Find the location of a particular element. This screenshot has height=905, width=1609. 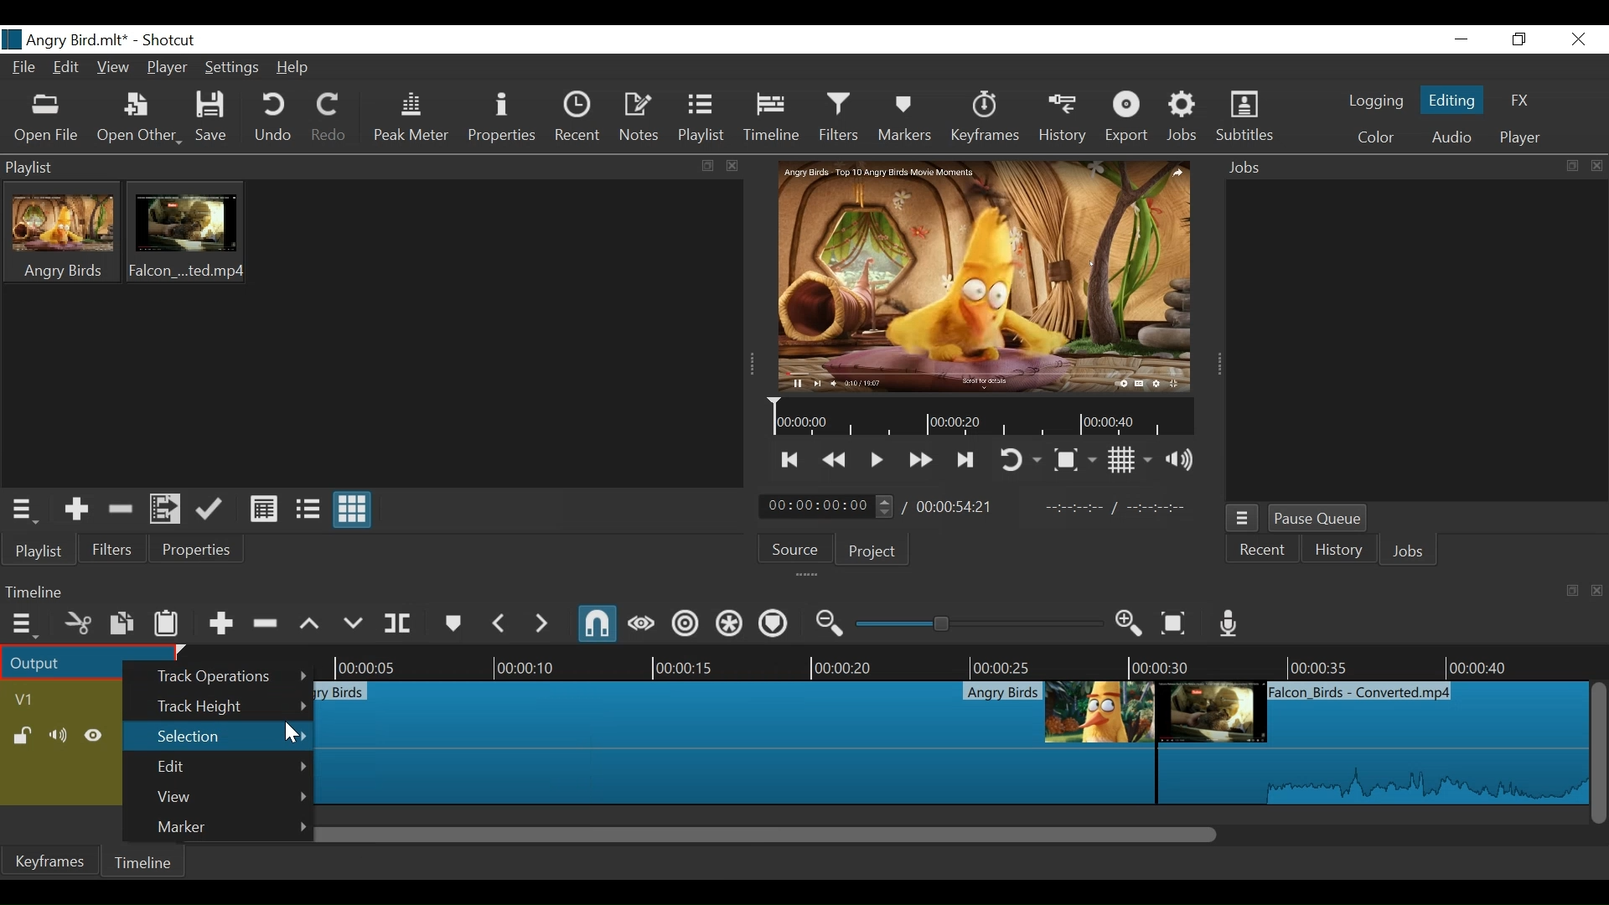

Keyframe is located at coordinates (54, 860).